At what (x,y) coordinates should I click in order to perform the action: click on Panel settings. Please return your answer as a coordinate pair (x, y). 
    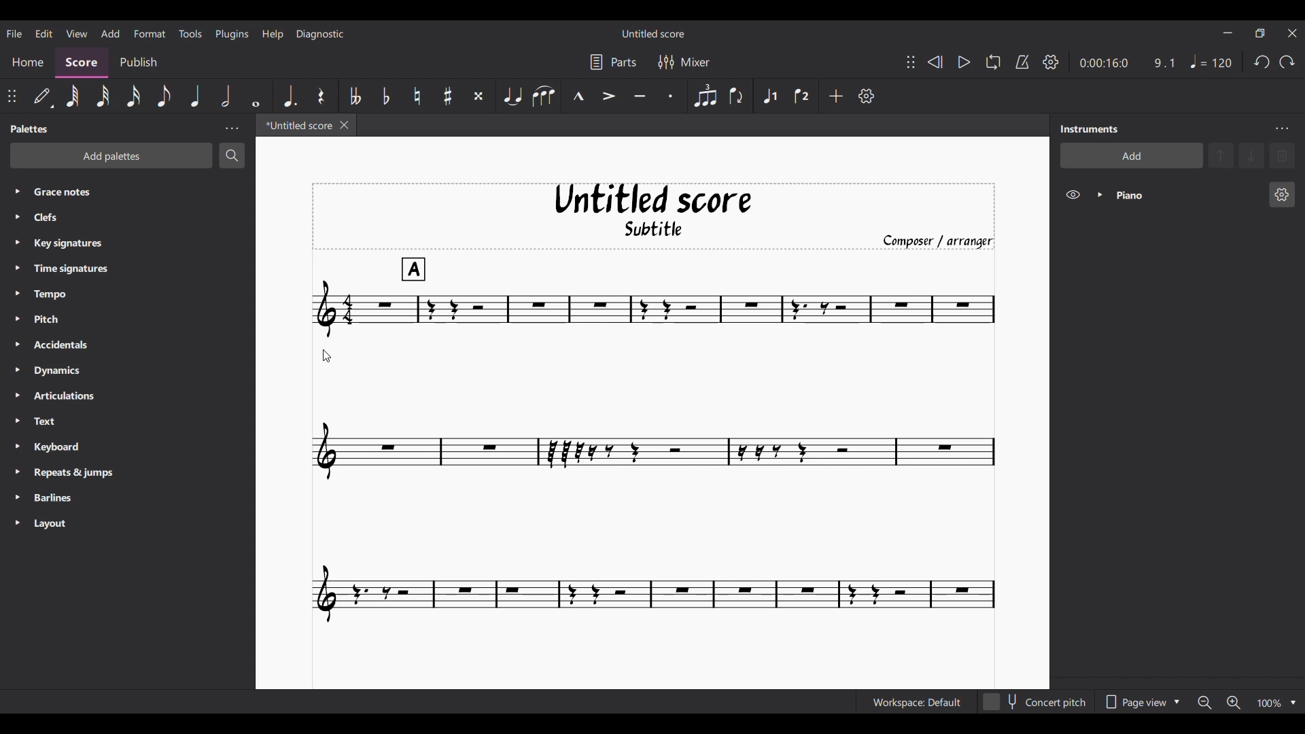
    Looking at the image, I should click on (232, 128).